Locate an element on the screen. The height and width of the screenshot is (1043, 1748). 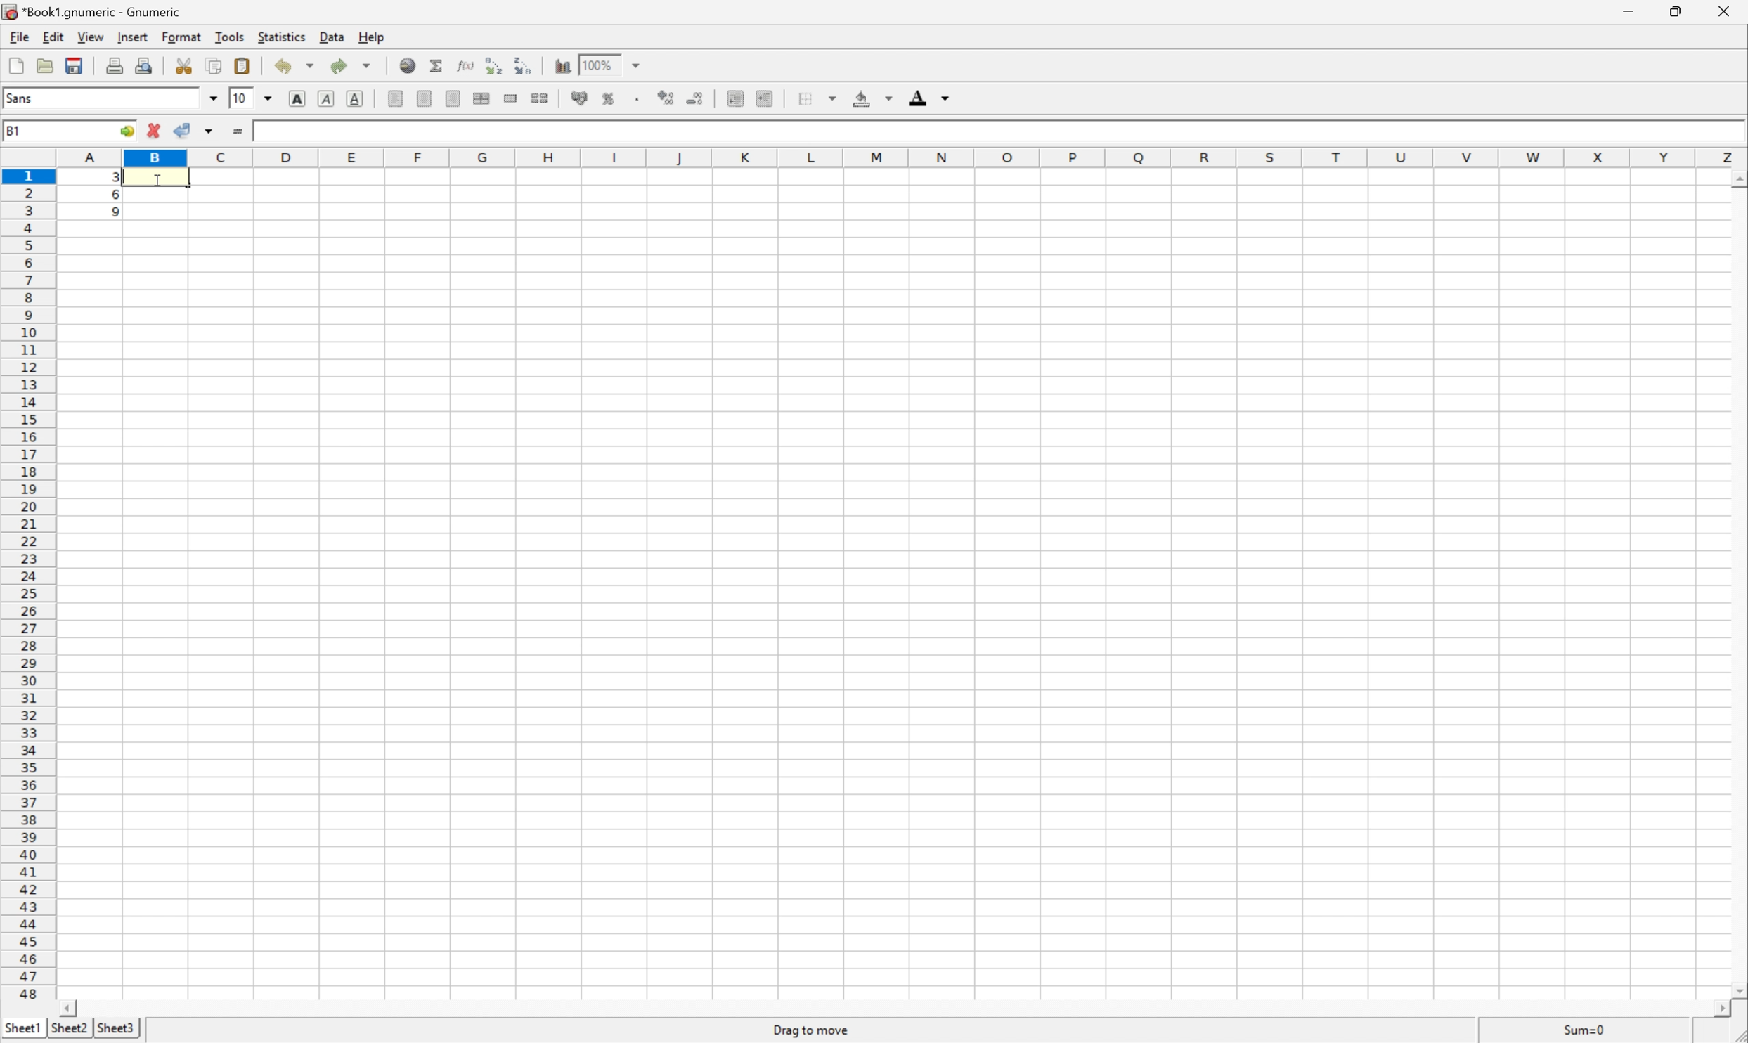
Scroll Down is located at coordinates (1737, 990).